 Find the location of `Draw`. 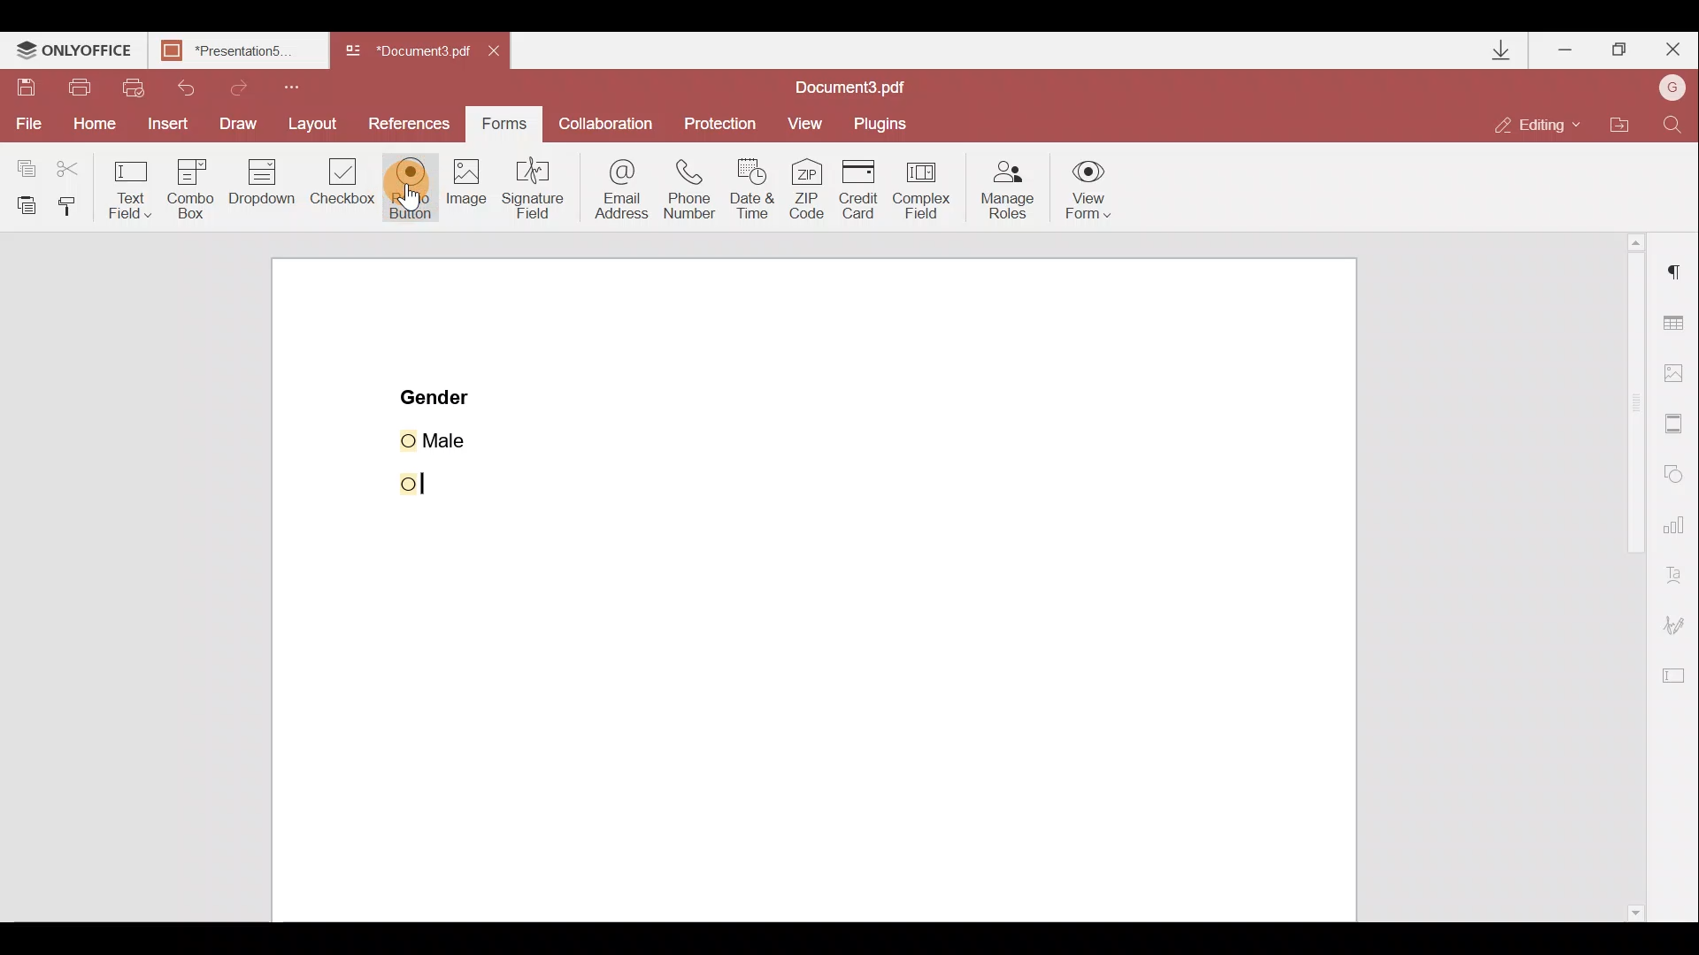

Draw is located at coordinates (238, 122).